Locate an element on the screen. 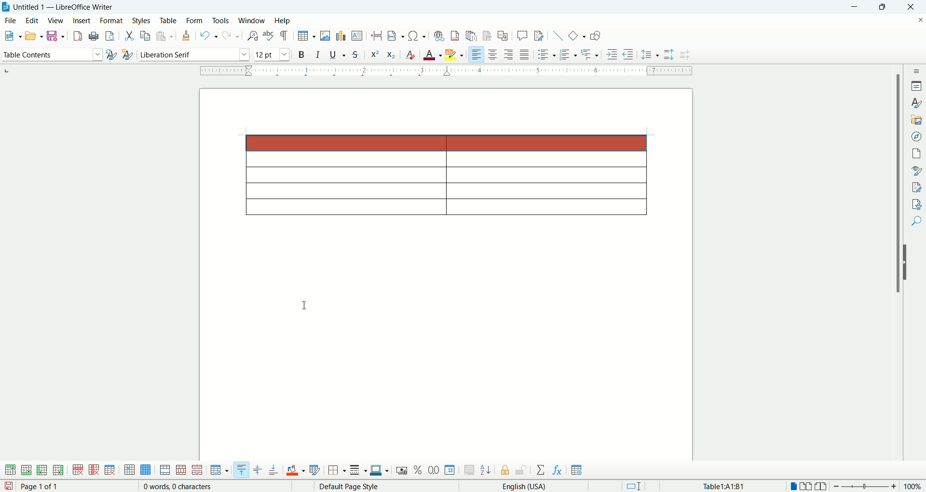 The height and width of the screenshot is (492, 926). autoformat styles is located at coordinates (315, 470).